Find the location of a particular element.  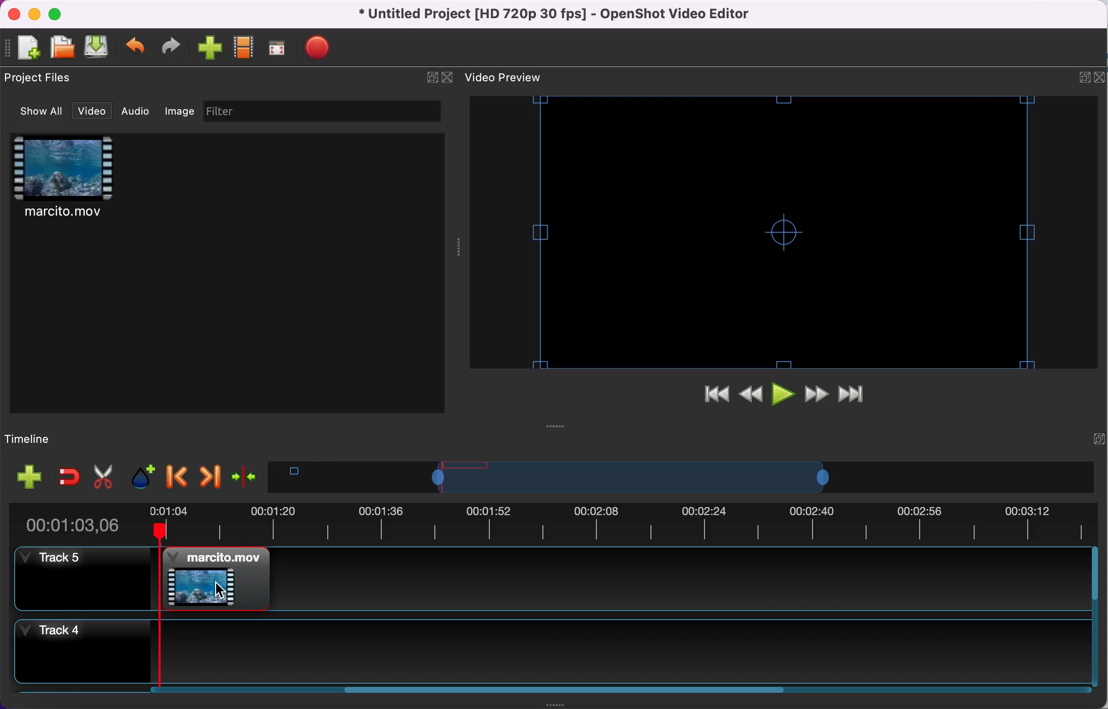

title is located at coordinates (558, 15).